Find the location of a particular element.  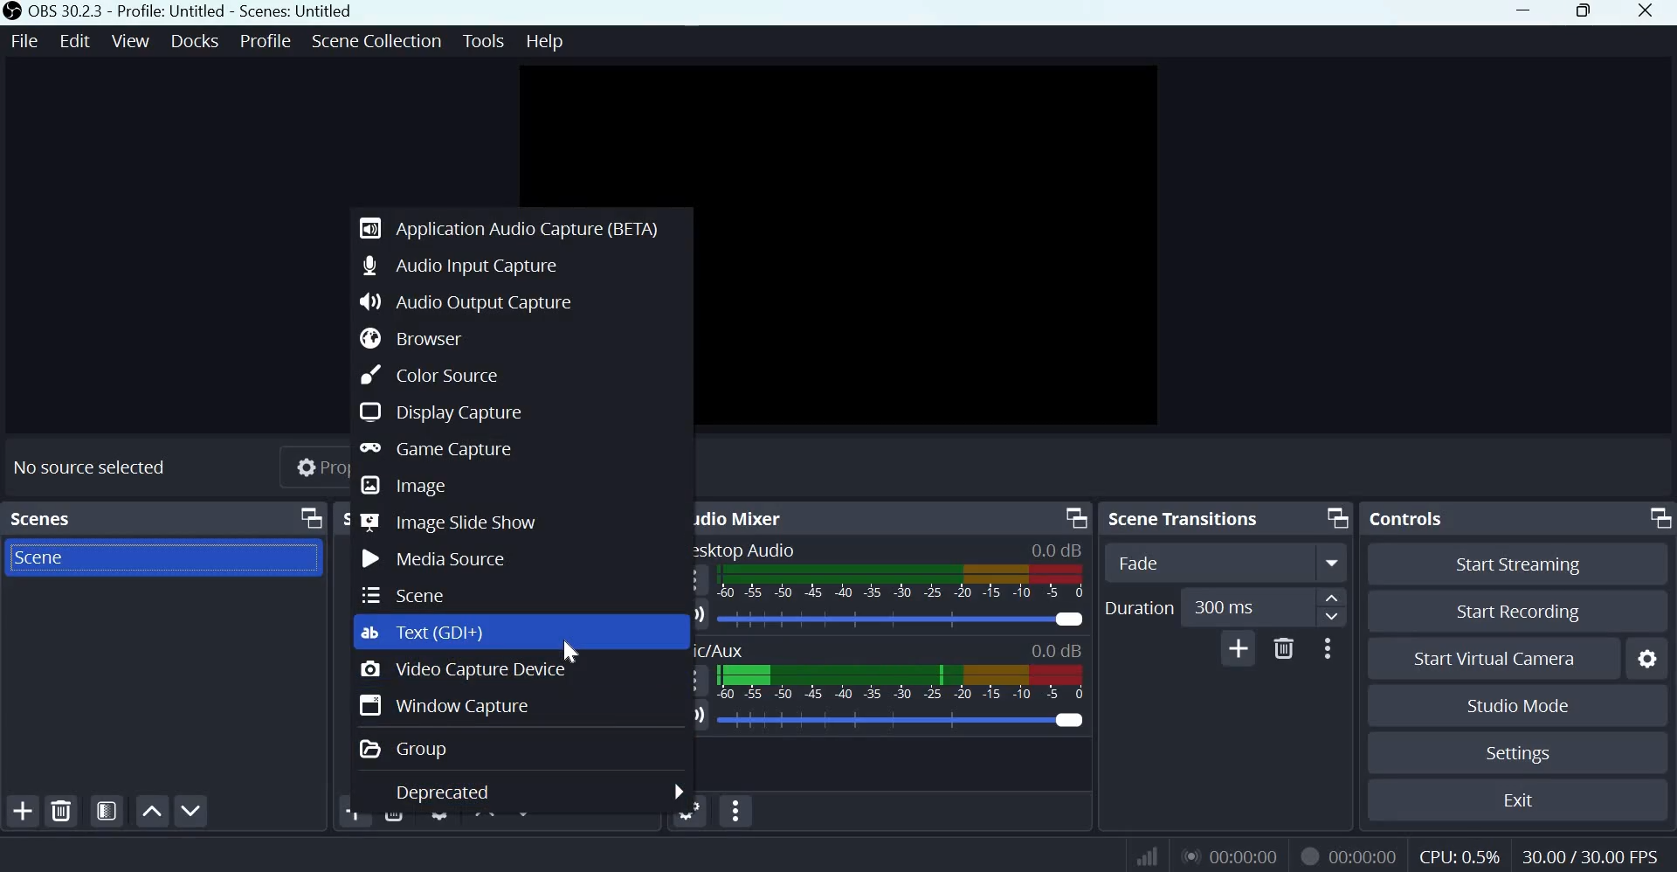

Start virtual camera is located at coordinates (1502, 659).